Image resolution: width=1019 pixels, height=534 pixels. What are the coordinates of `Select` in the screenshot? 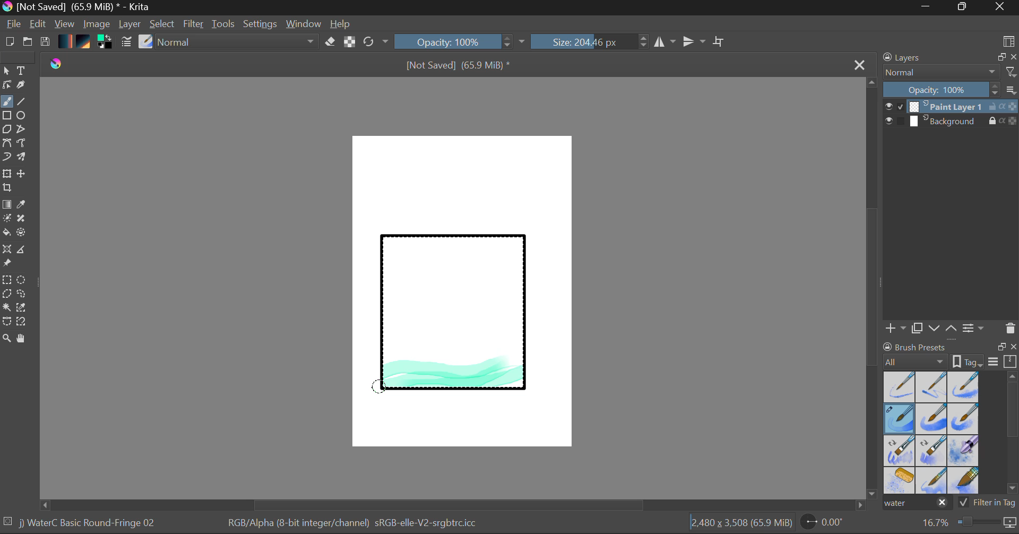 It's located at (6, 71).